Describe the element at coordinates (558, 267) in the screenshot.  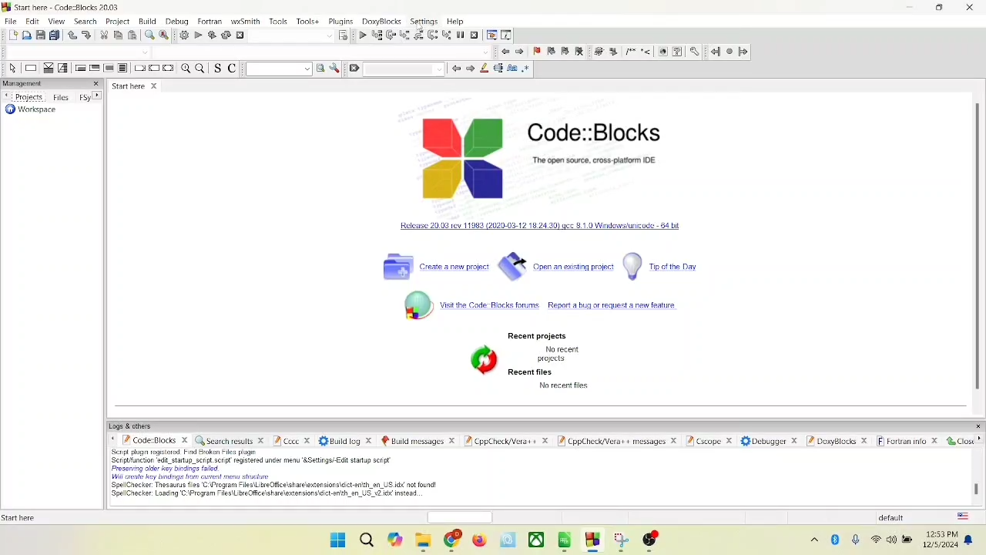
I see `open an existing file` at that location.